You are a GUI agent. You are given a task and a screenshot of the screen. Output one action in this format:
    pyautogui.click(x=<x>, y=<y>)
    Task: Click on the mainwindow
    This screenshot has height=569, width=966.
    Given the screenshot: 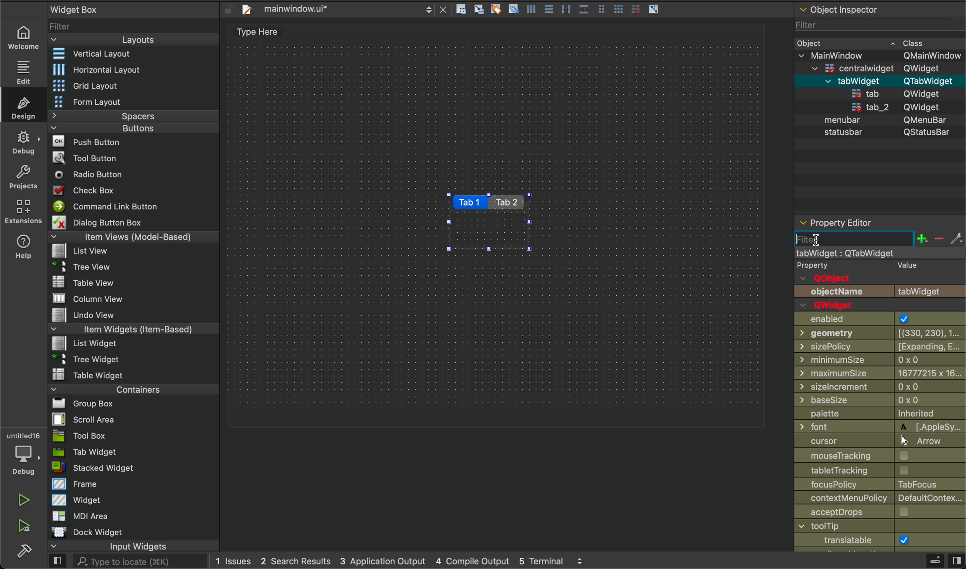 What is the action you would take?
    pyautogui.click(x=882, y=253)
    